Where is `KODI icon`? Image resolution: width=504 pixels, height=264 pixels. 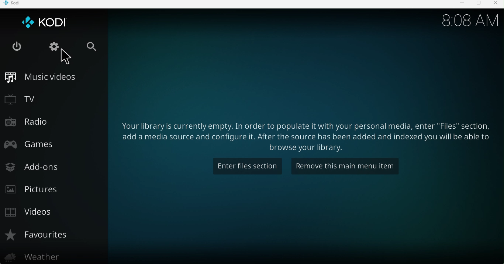
KODI icon is located at coordinates (17, 4).